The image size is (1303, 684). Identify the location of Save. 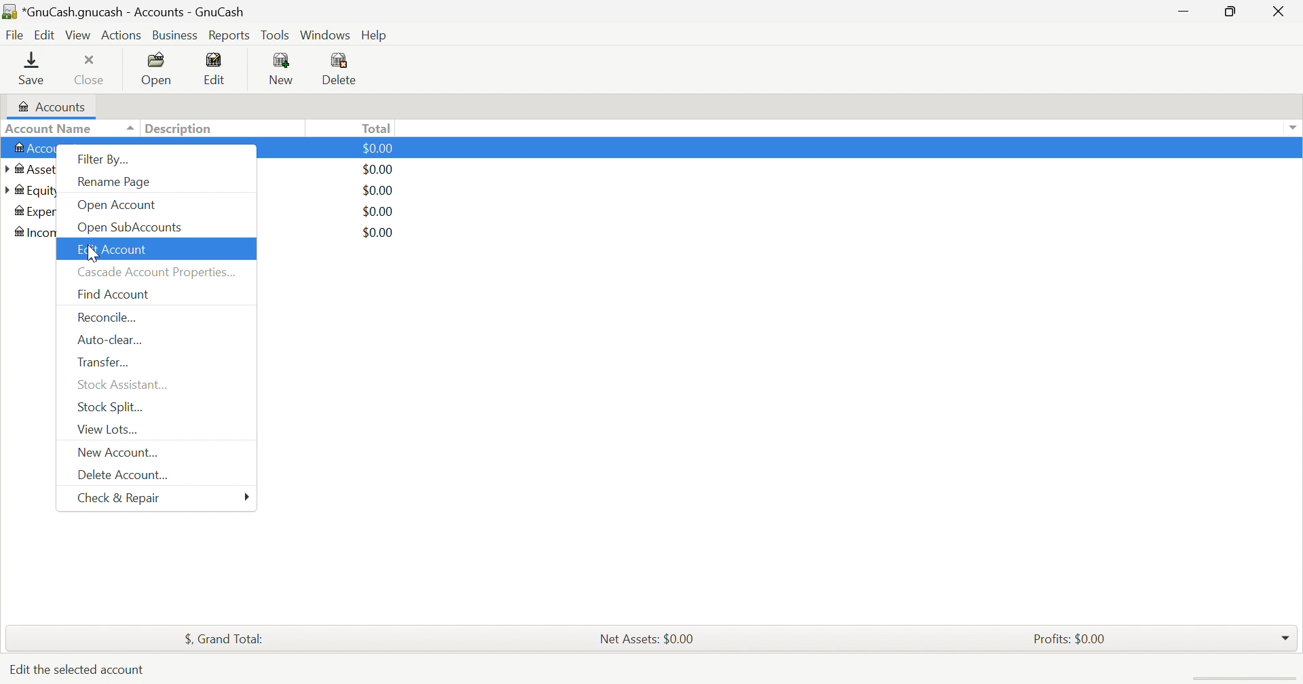
(36, 69).